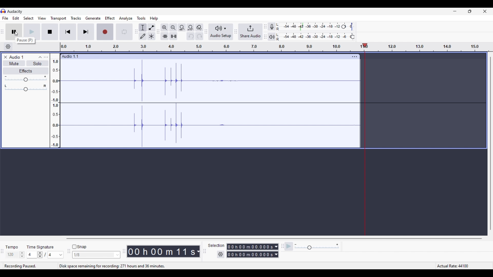 This screenshot has width=493, height=277. What do you see at coordinates (198, 252) in the screenshot?
I see `Measurement for record audio duration` at bounding box center [198, 252].